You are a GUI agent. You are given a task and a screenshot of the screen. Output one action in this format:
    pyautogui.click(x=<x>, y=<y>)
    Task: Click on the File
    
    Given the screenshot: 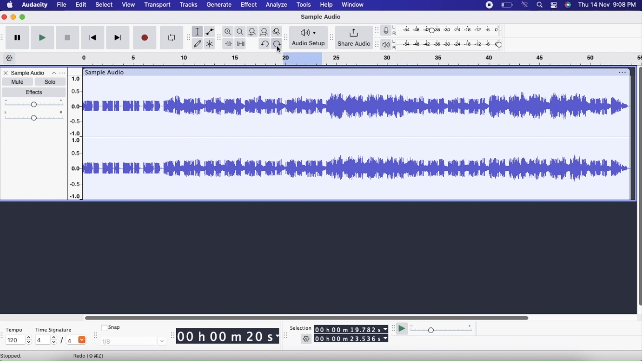 What is the action you would take?
    pyautogui.click(x=61, y=5)
    